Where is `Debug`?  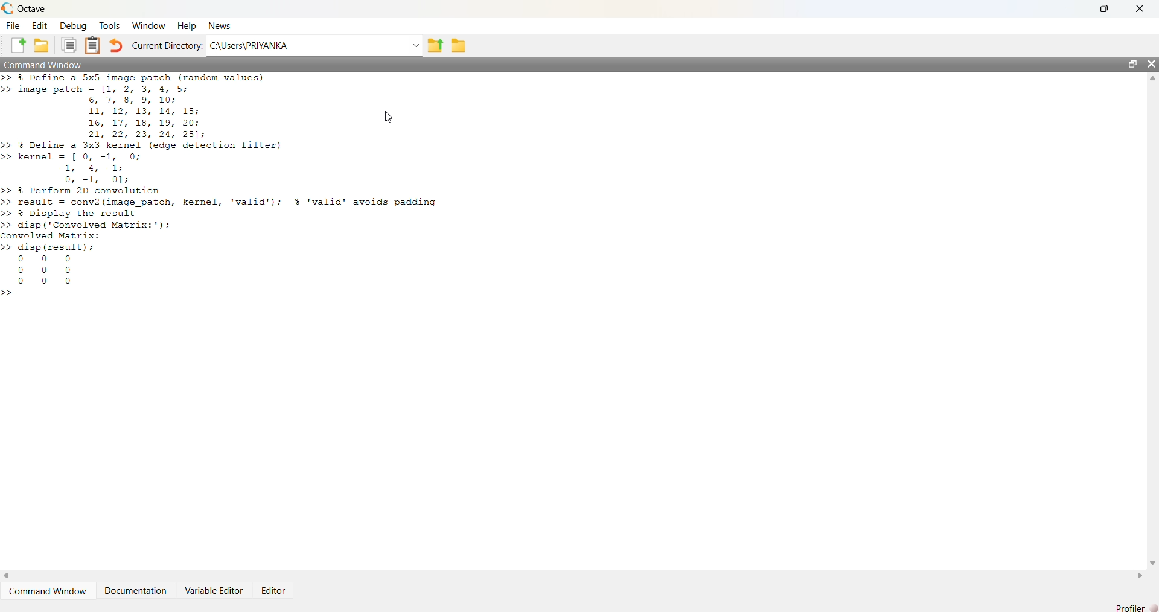
Debug is located at coordinates (75, 26).